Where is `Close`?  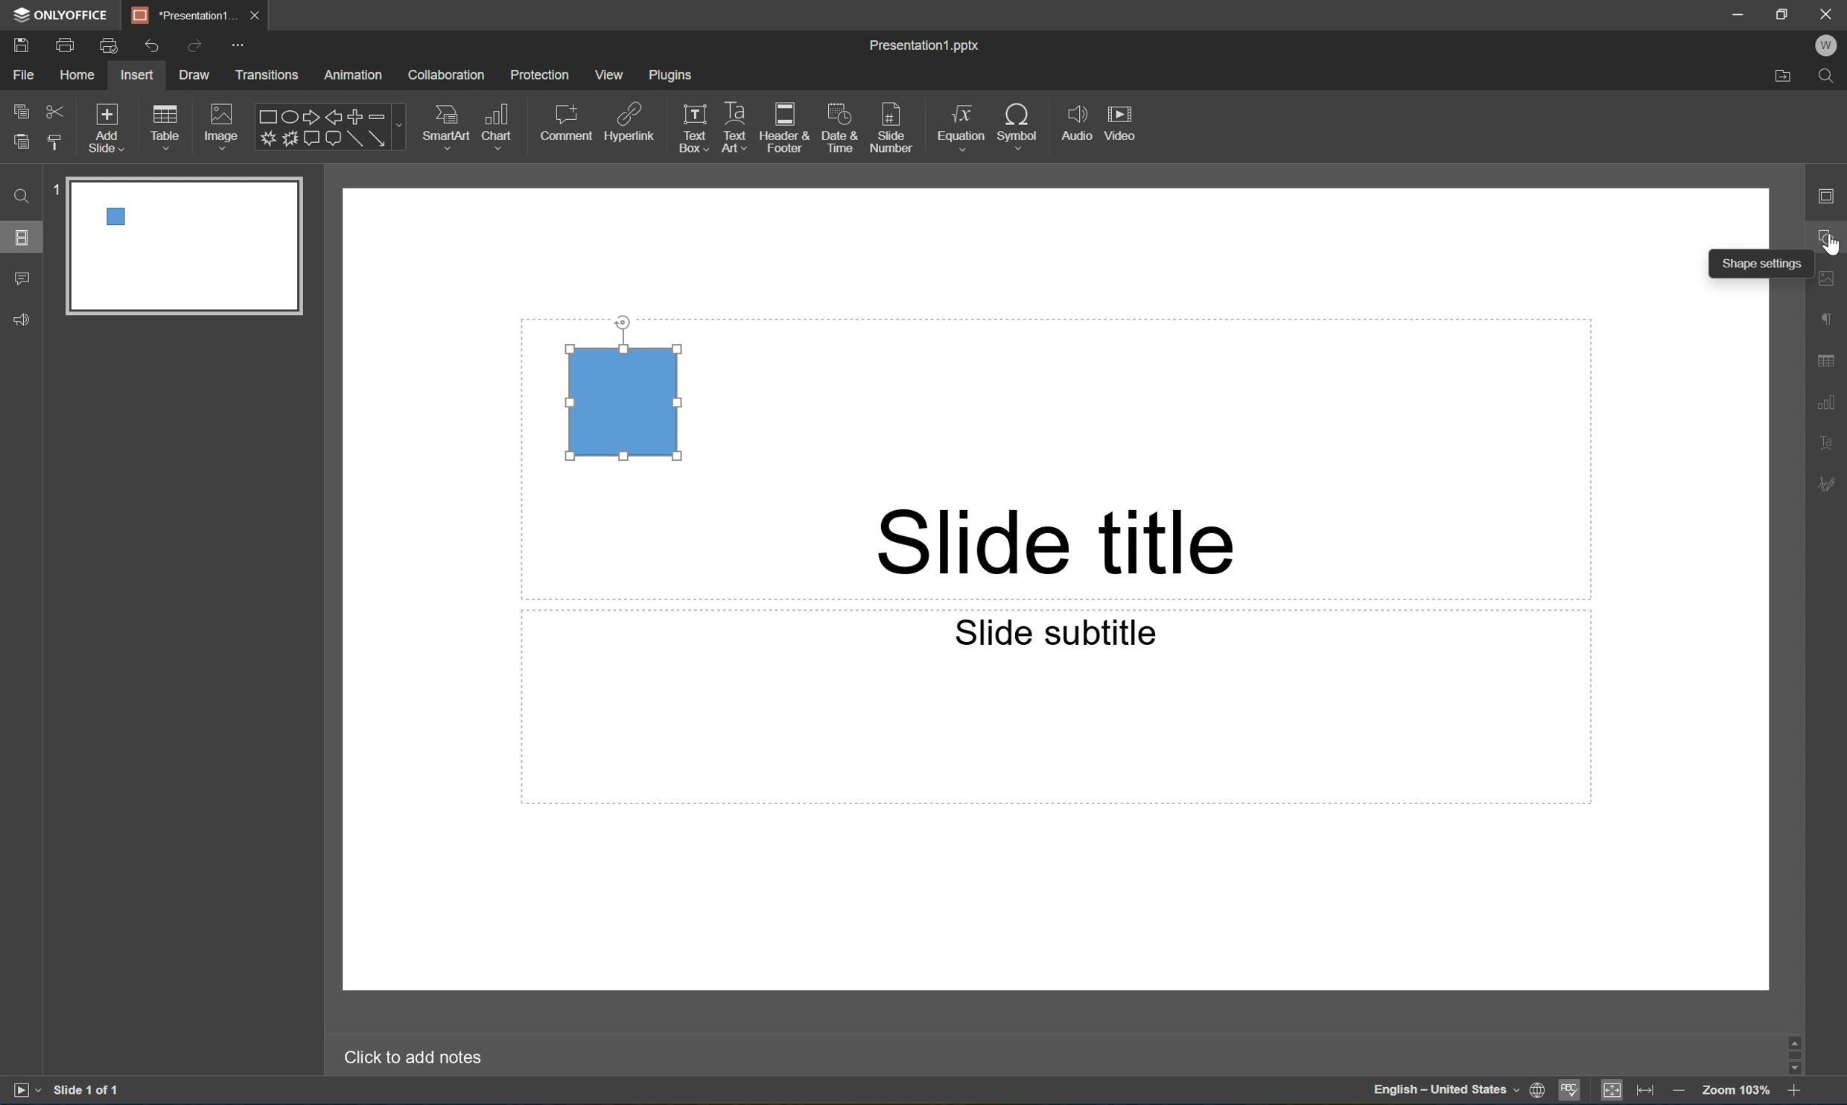 Close is located at coordinates (1831, 13).